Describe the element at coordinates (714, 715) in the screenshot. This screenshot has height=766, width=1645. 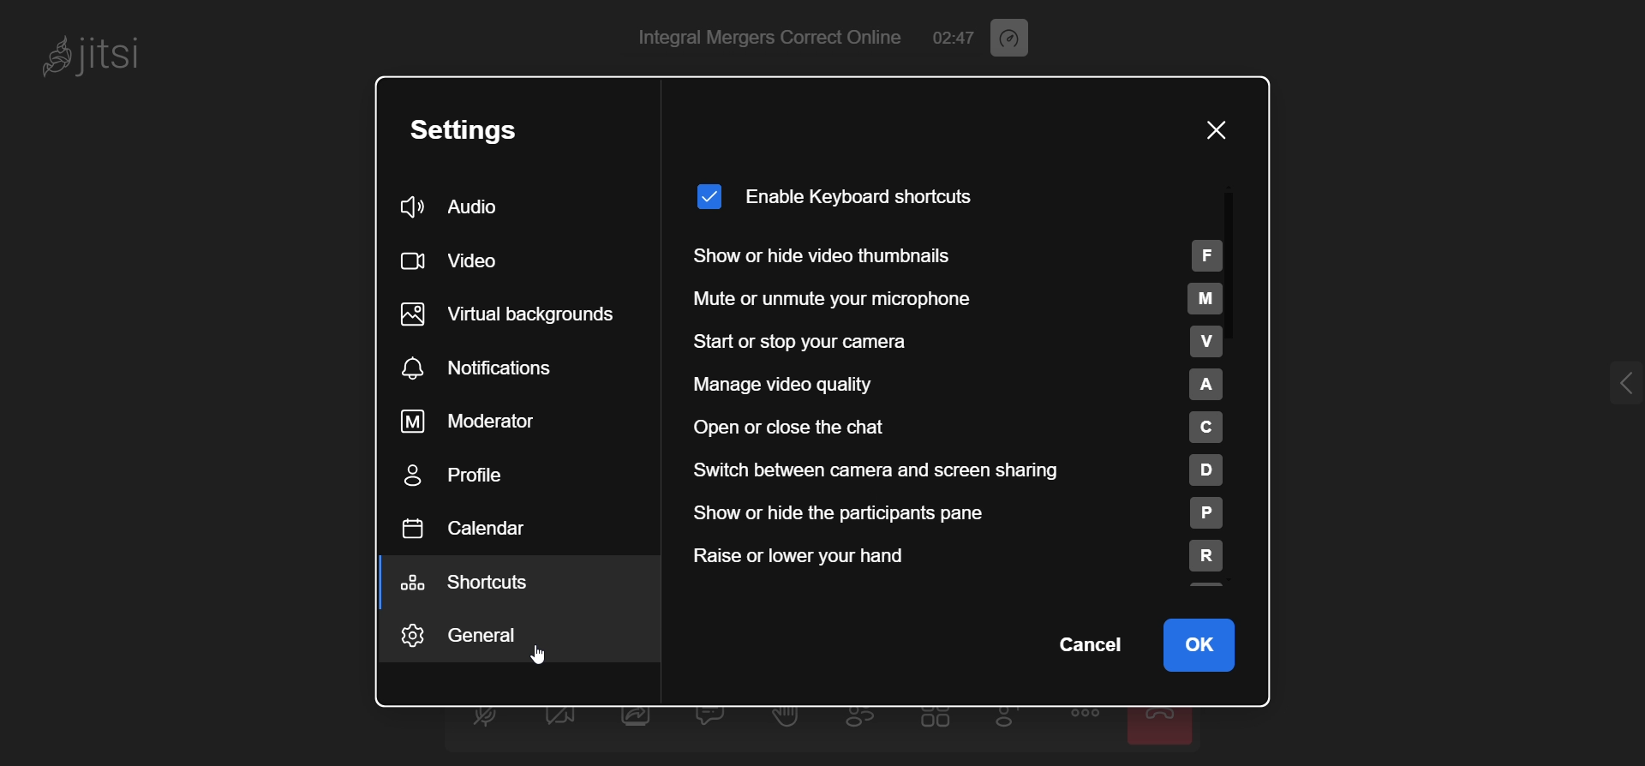
I see `chat bo` at that location.